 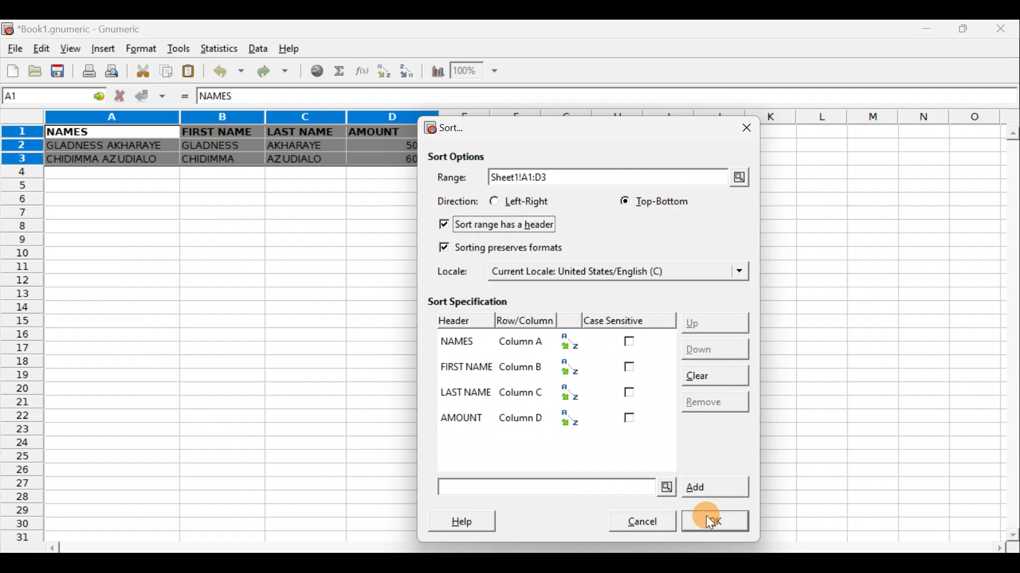 What do you see at coordinates (304, 147) in the screenshot?
I see `AKHARAYE` at bounding box center [304, 147].